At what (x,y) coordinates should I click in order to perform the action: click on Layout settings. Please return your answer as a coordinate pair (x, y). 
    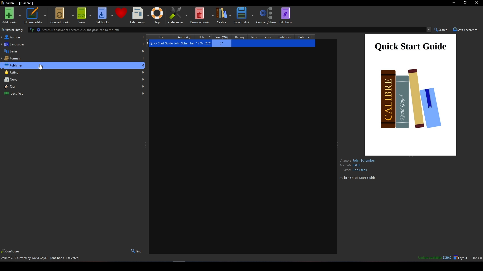
    Looking at the image, I should click on (461, 258).